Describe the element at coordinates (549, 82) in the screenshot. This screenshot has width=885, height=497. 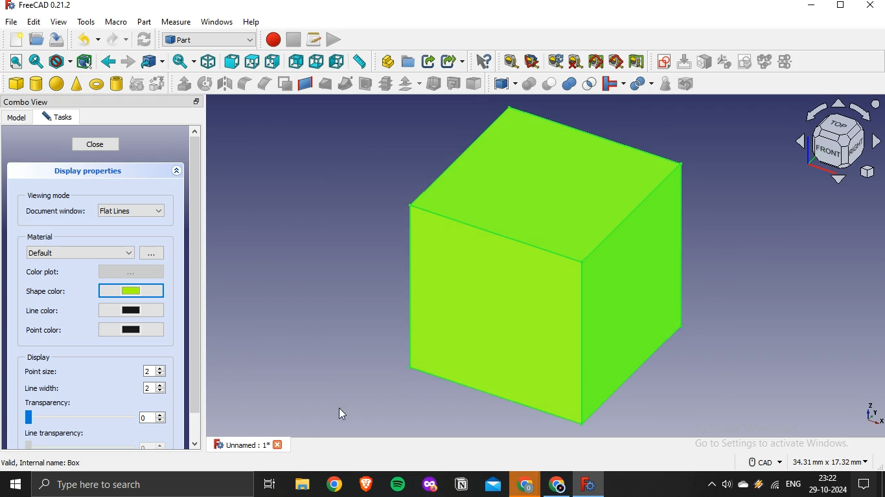
I see `cut` at that location.